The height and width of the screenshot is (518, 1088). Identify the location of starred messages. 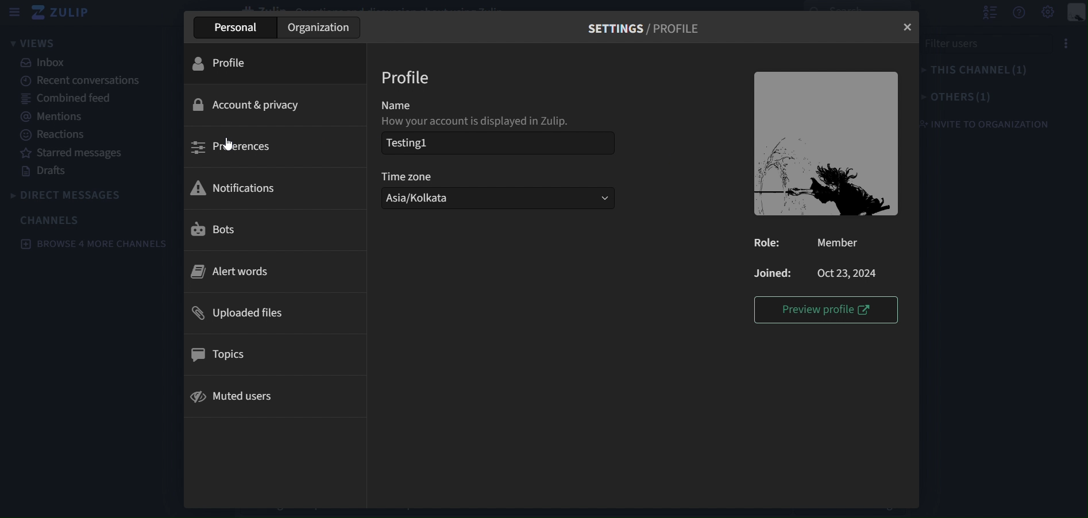
(72, 153).